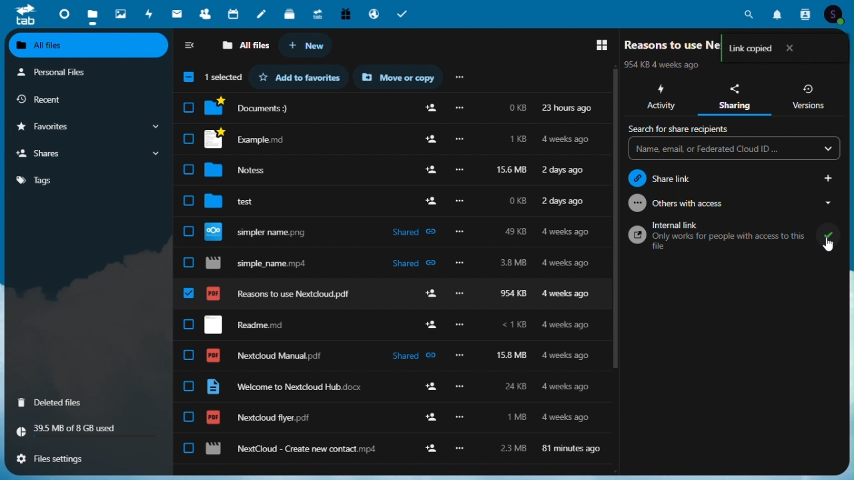 The width and height of the screenshot is (854, 480). What do you see at coordinates (426, 202) in the screenshot?
I see `` at bounding box center [426, 202].